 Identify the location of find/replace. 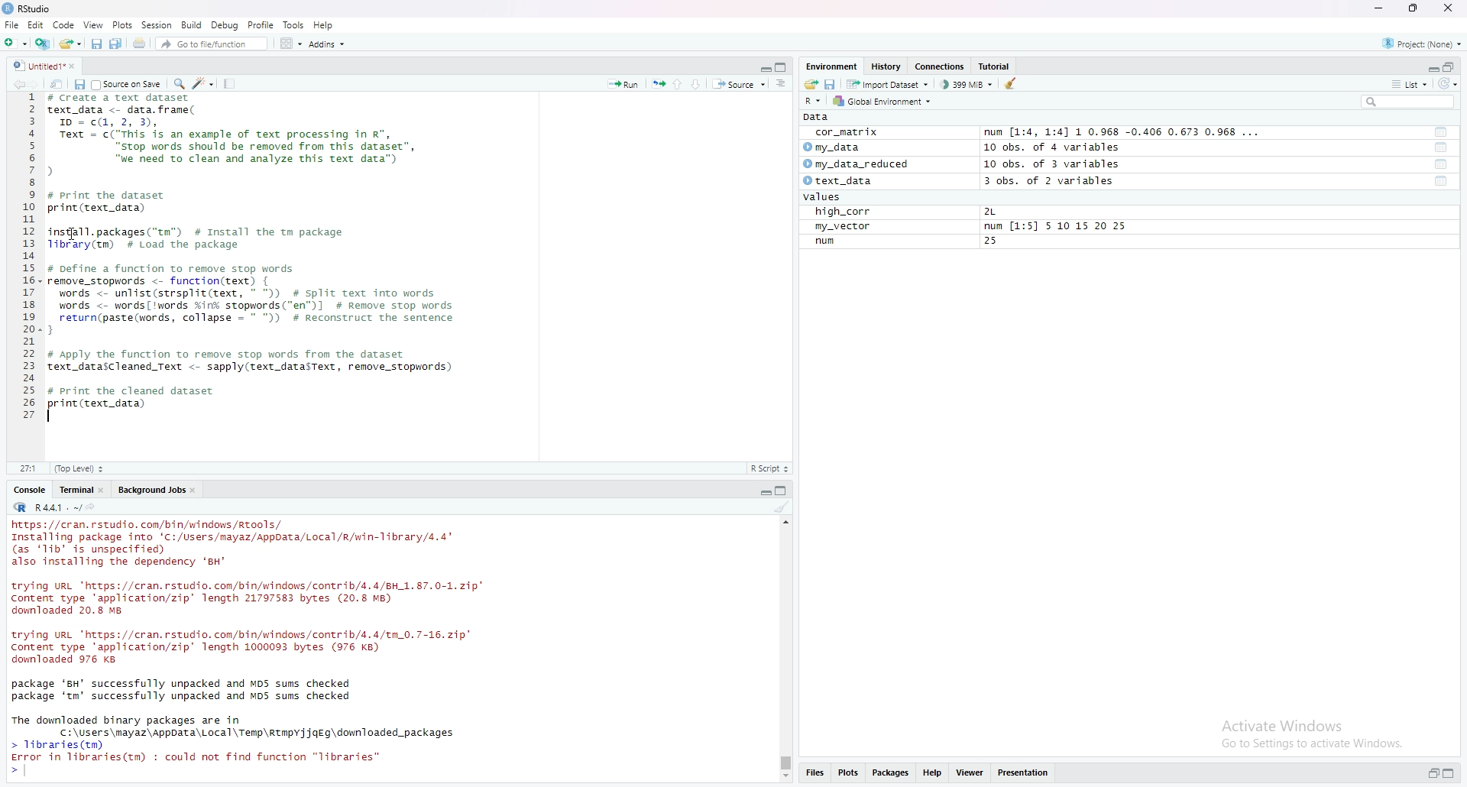
(178, 83).